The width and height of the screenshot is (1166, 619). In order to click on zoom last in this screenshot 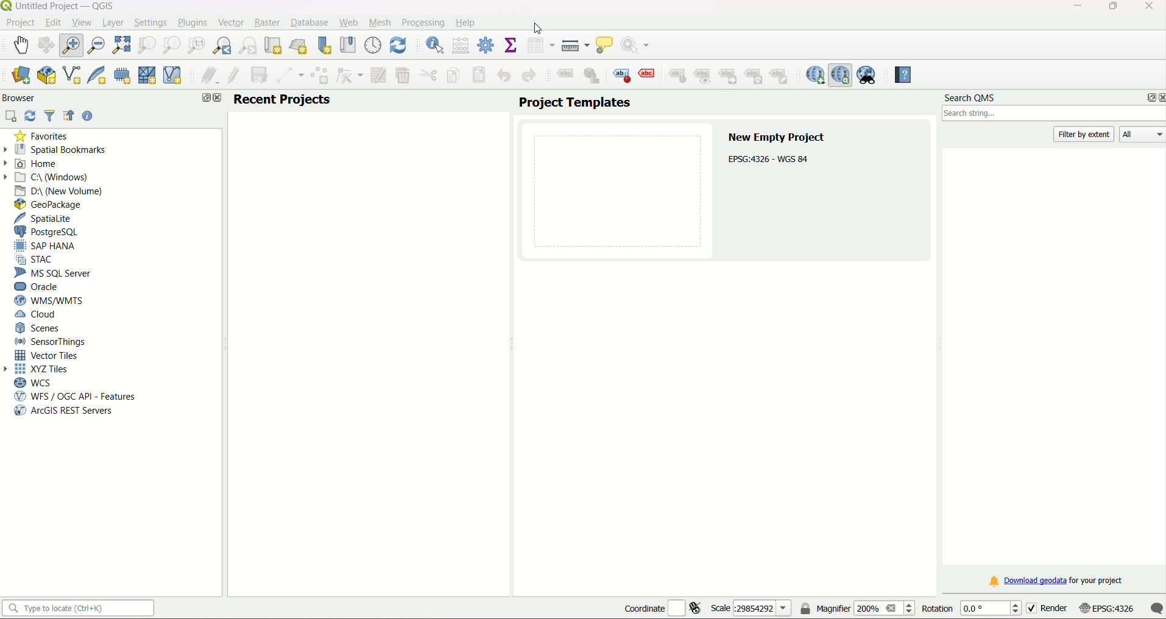, I will do `click(224, 46)`.